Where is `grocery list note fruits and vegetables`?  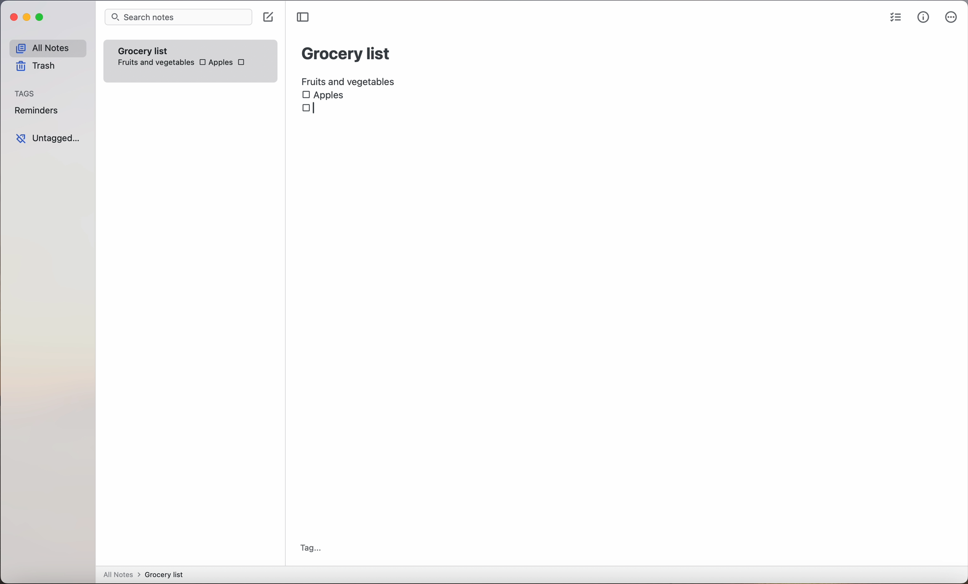 grocery list note fruits and vegetables is located at coordinates (154, 55).